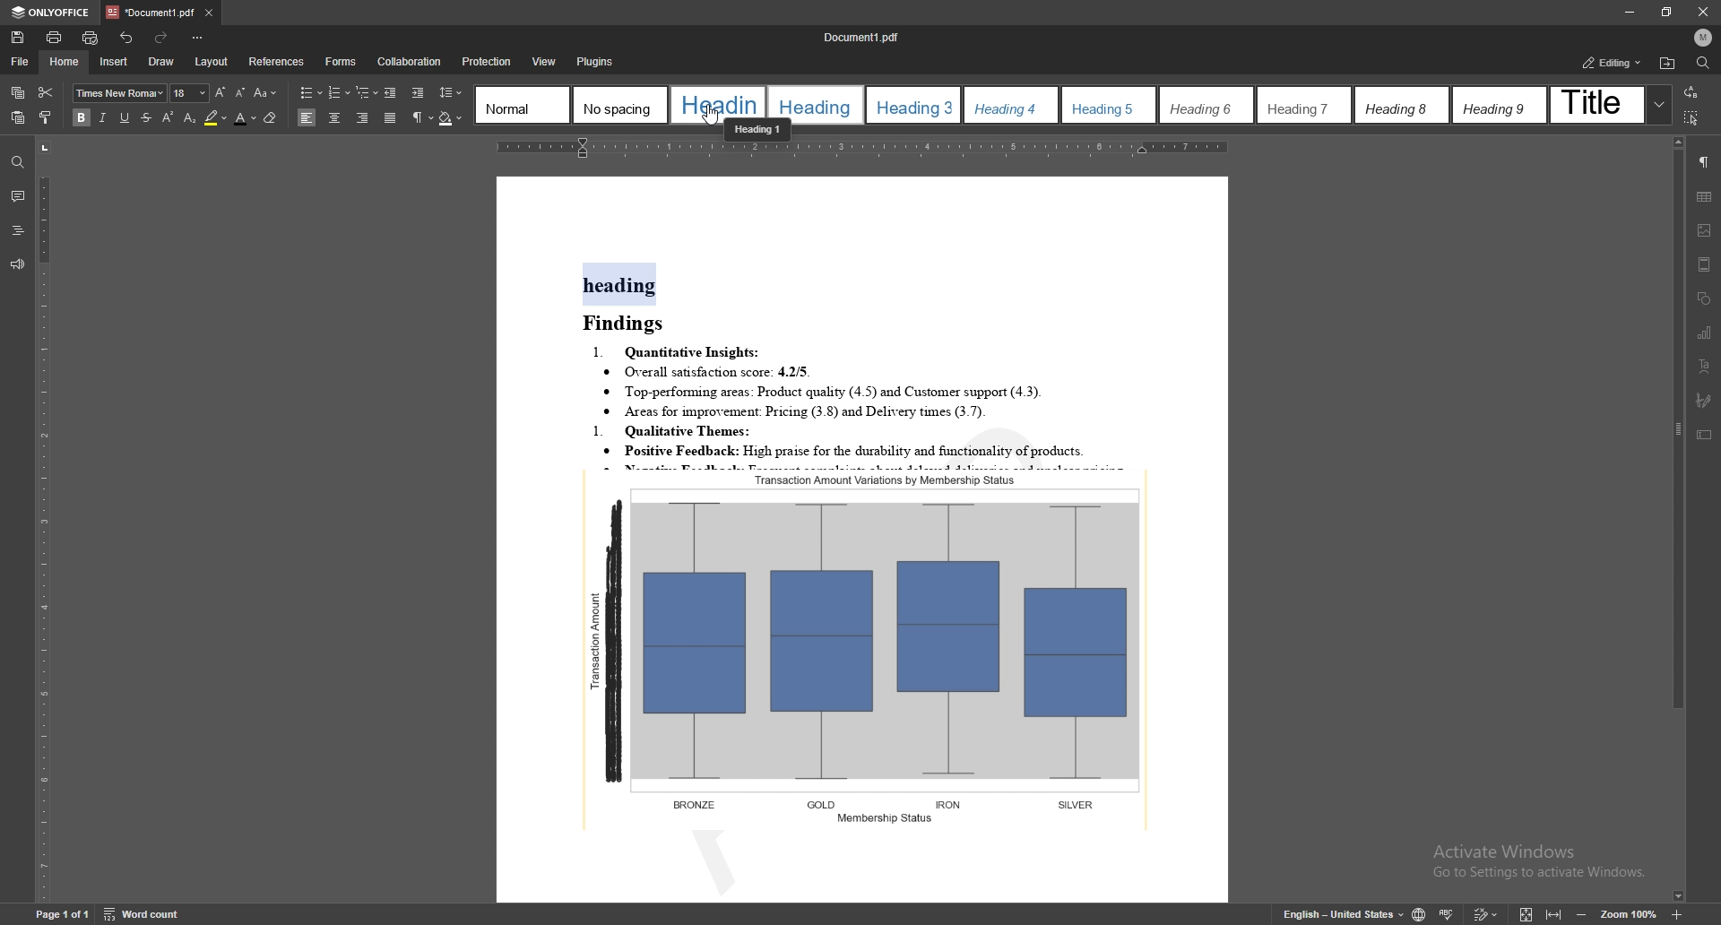 This screenshot has height=925, width=1721. What do you see at coordinates (1703, 38) in the screenshot?
I see `profile` at bounding box center [1703, 38].